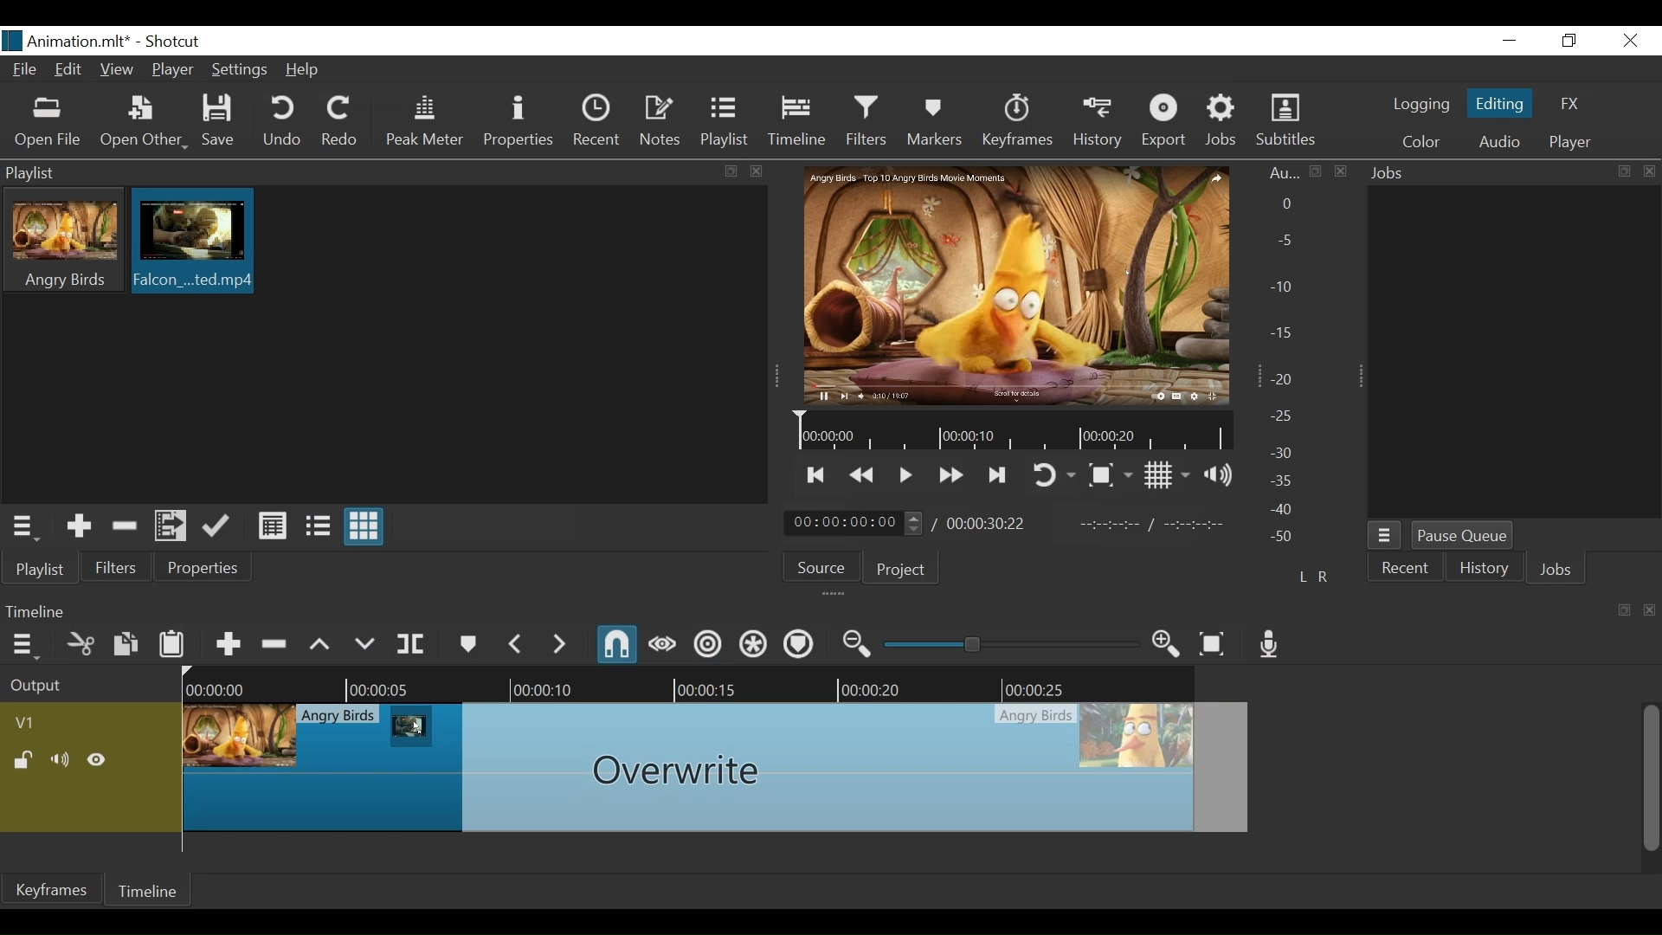  Describe the element at coordinates (119, 566) in the screenshot. I see `Filters` at that location.